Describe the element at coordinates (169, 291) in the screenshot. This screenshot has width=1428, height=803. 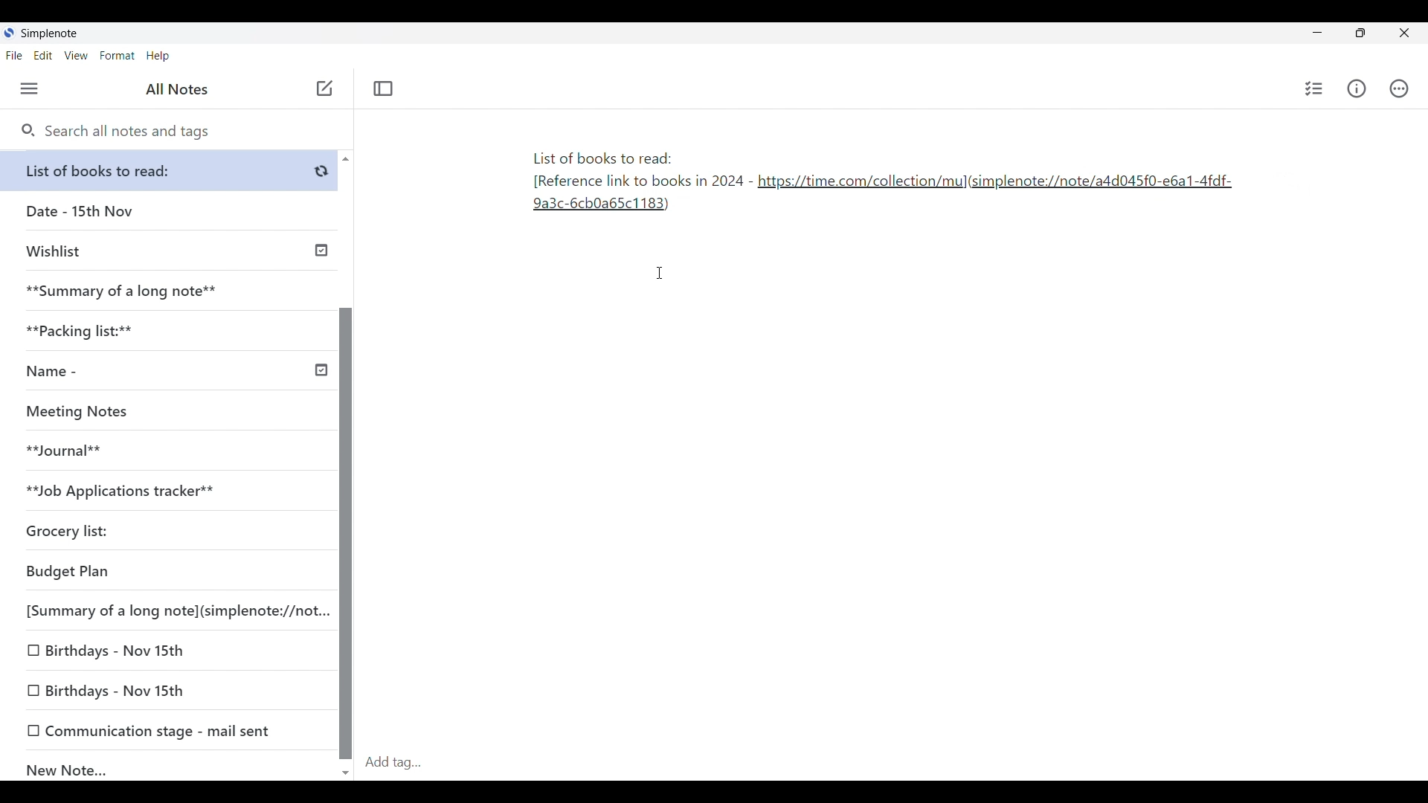
I see `**Summary of a long note**` at that location.